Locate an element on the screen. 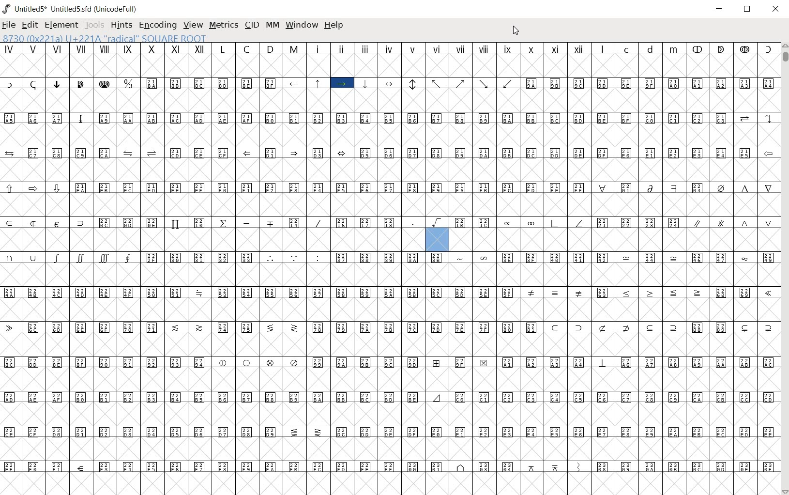  RESTORE DOWN is located at coordinates (748, 9).